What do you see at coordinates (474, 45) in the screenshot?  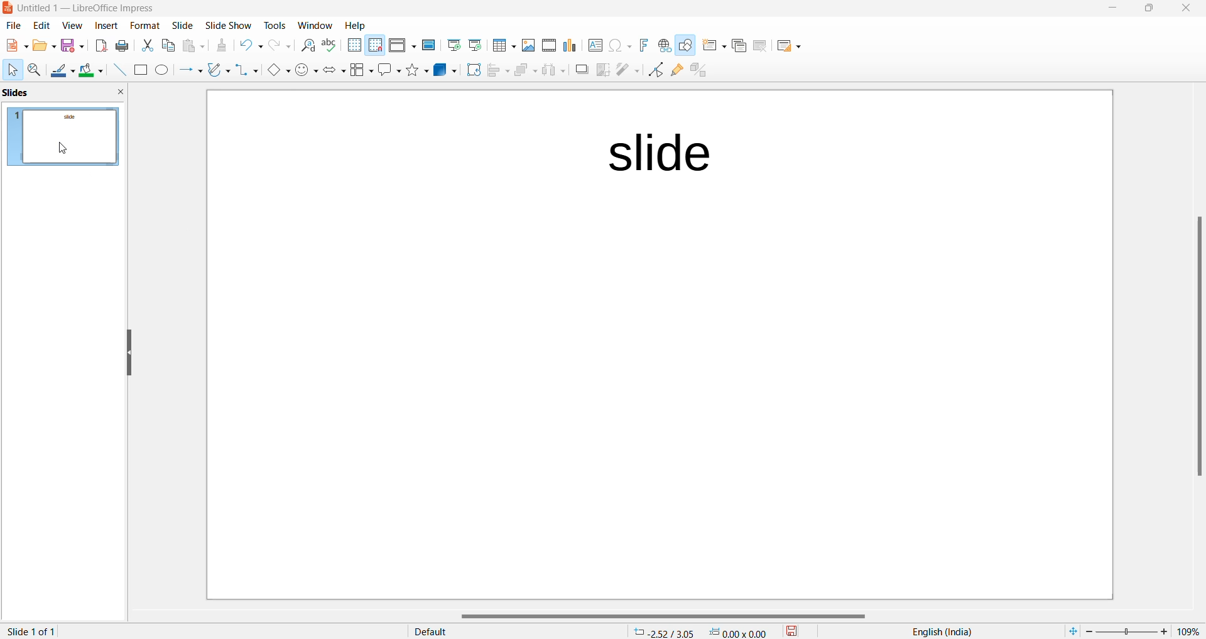 I see `start from current slide` at bounding box center [474, 45].